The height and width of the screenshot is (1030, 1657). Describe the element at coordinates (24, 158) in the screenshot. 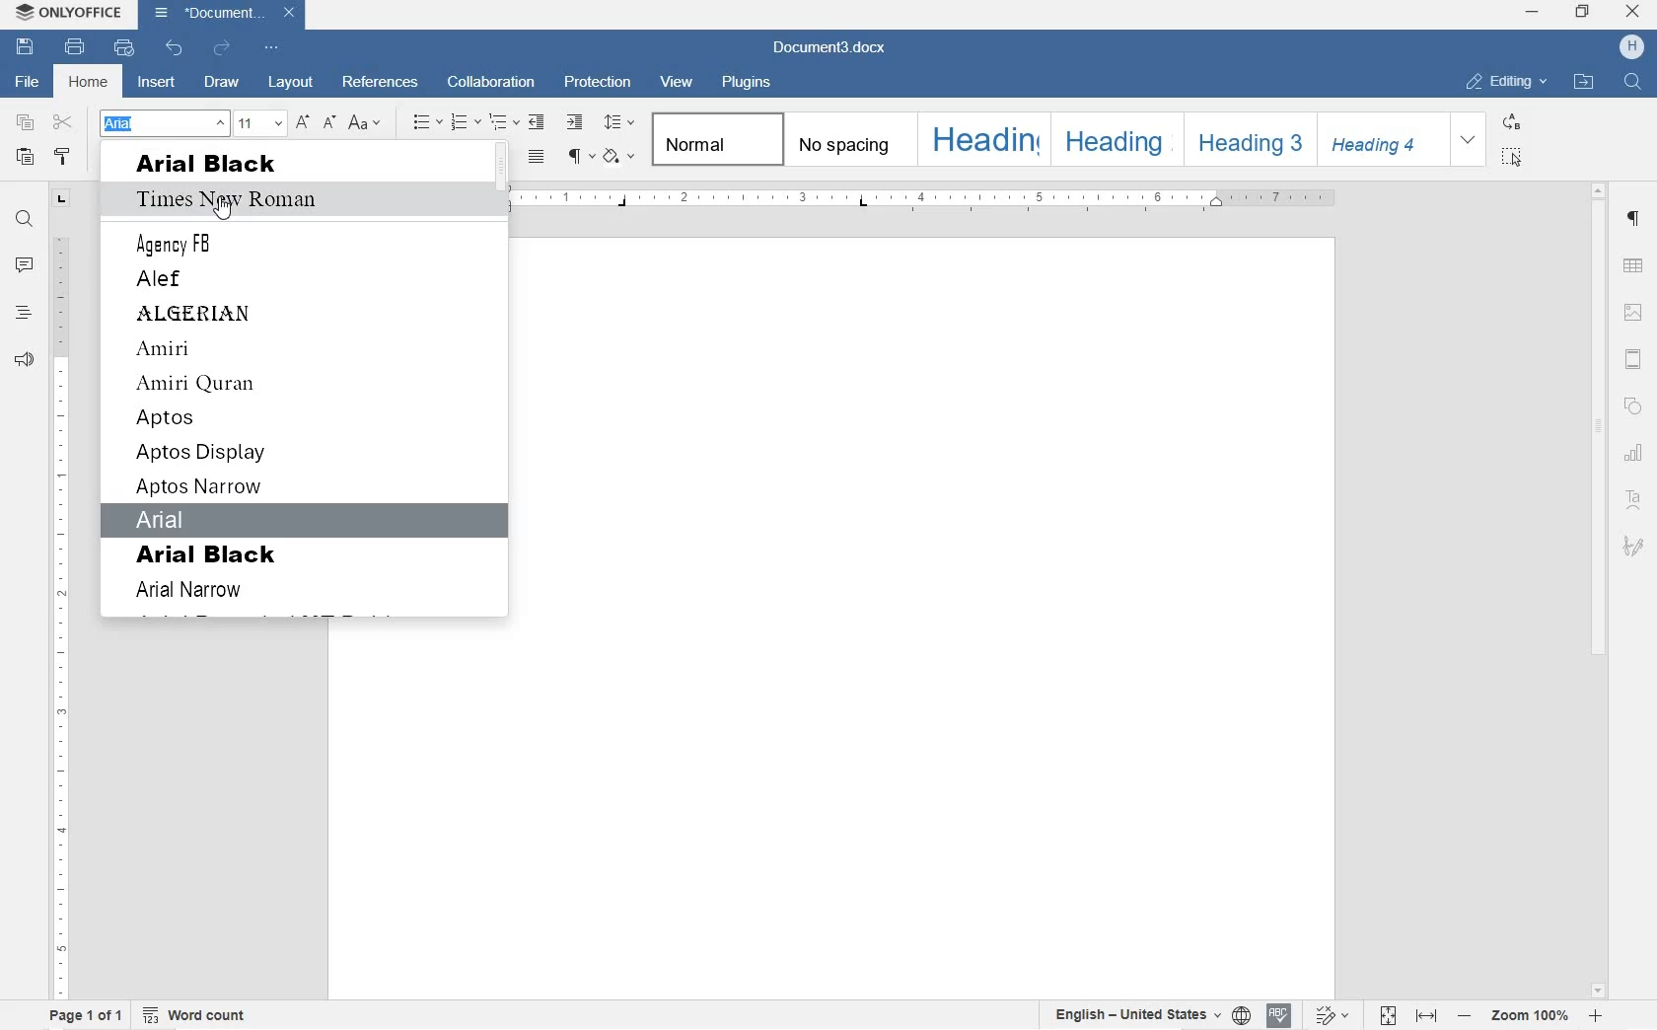

I see `PASTE` at that location.